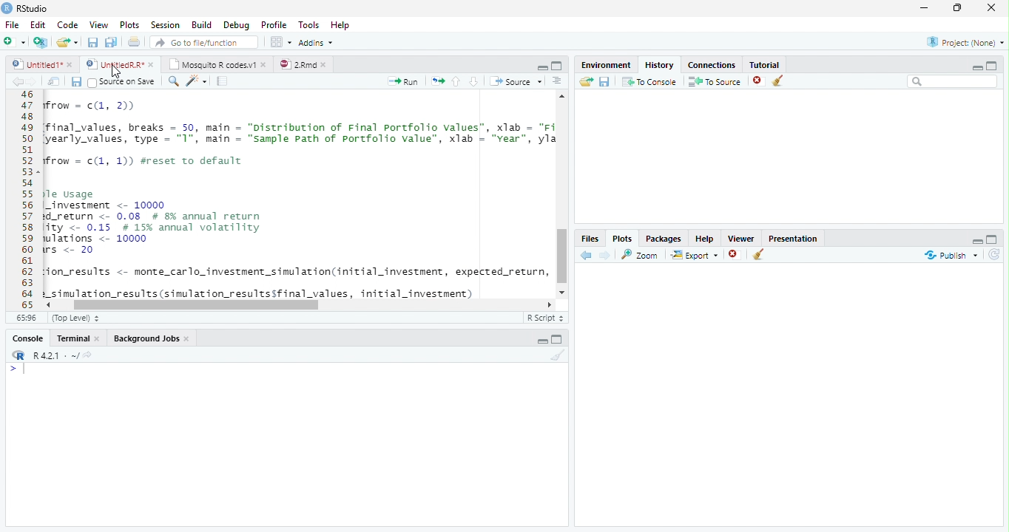 The image size is (1009, 532). Describe the element at coordinates (545, 318) in the screenshot. I see `R Script` at that location.